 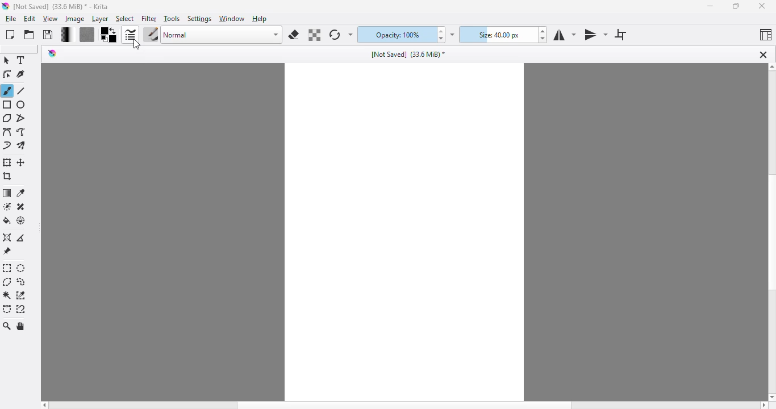 I want to click on select, so click(x=125, y=19).